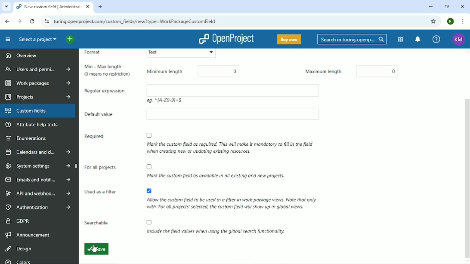 The height and width of the screenshot is (264, 470). Describe the element at coordinates (229, 144) in the screenshot. I see `Mark the custom field as required. This will make it mandatory to fill in the field when creating new or updating exiting resources` at that location.